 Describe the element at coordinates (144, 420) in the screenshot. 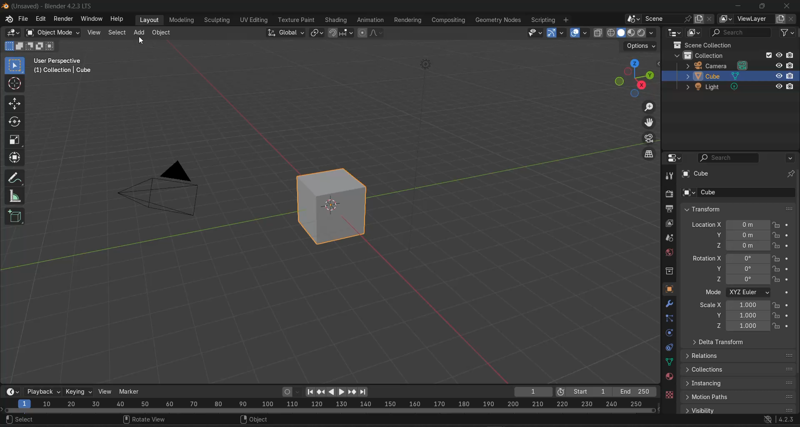

I see `rotate view` at that location.